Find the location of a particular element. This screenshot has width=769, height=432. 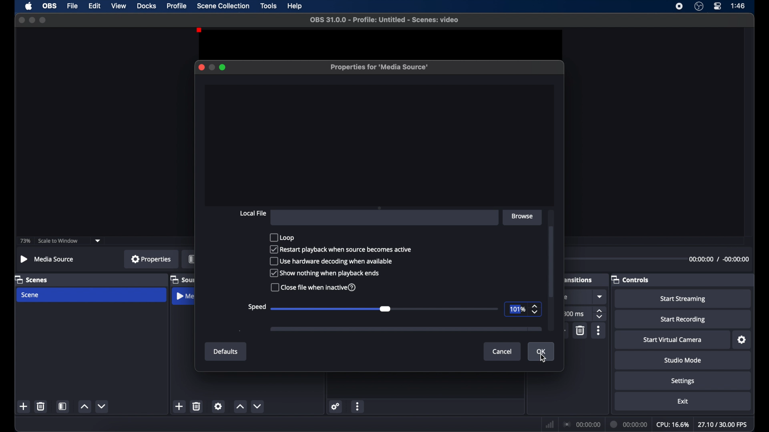

settings is located at coordinates (218, 406).